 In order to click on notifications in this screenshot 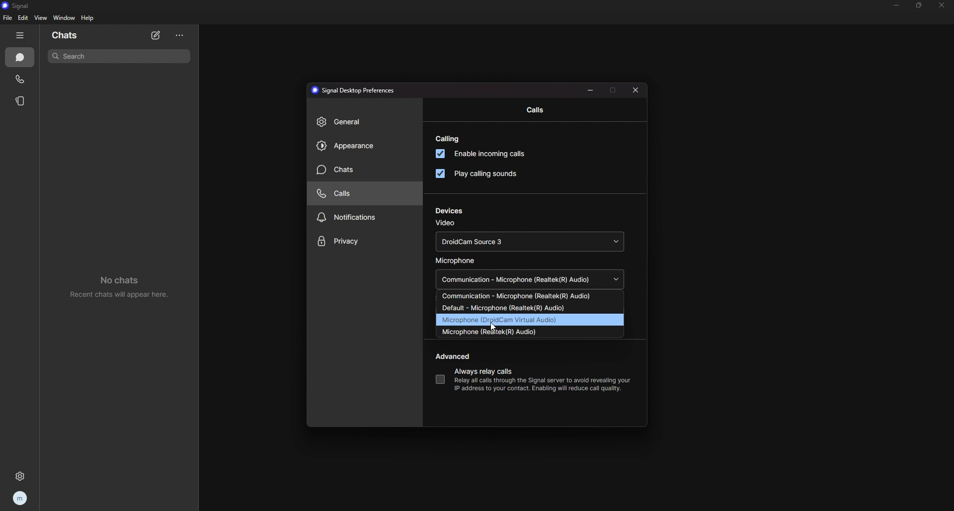, I will do `click(360, 218)`.